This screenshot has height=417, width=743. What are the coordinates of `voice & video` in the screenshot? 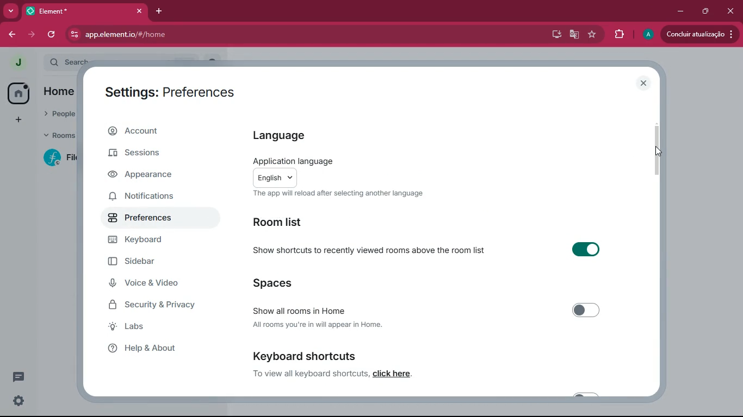 It's located at (161, 285).